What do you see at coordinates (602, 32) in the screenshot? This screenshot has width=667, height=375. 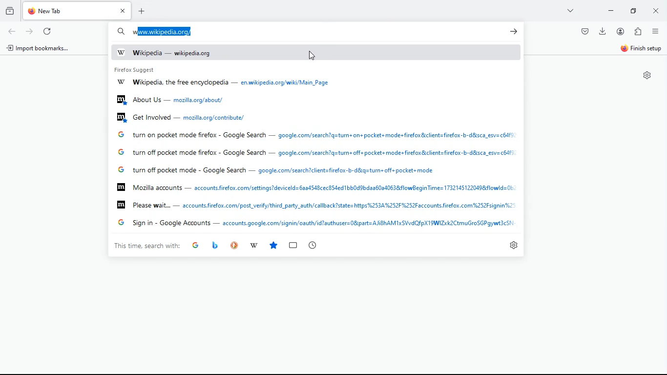 I see `download` at bounding box center [602, 32].